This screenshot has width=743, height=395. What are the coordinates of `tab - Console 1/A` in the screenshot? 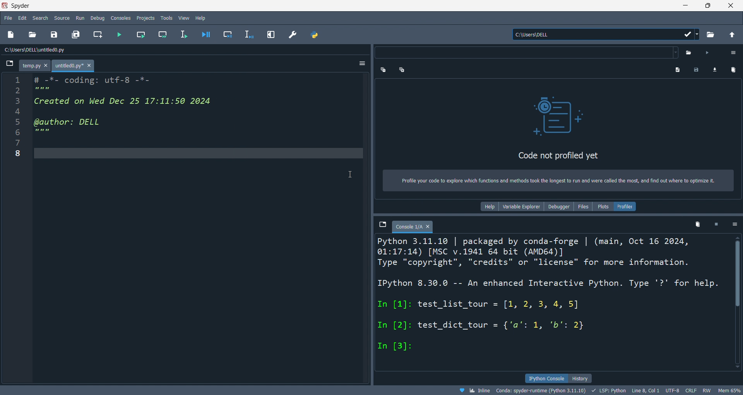 It's located at (413, 226).